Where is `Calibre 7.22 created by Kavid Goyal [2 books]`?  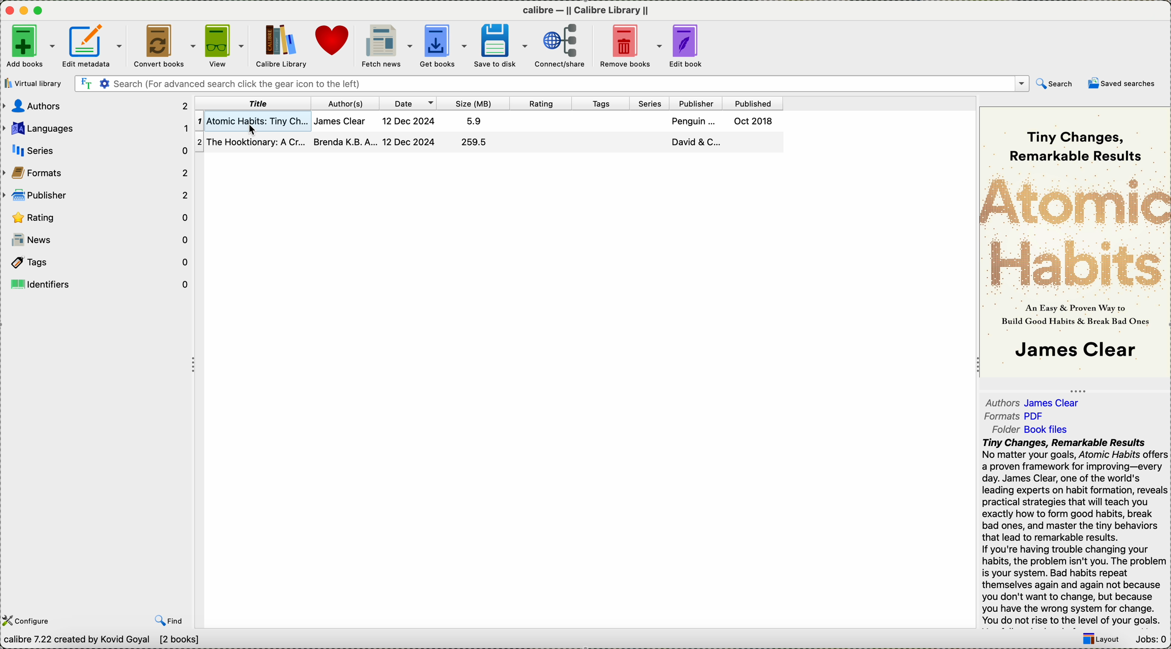
Calibre 7.22 created by Kavid Goyal [2 books] is located at coordinates (105, 641).